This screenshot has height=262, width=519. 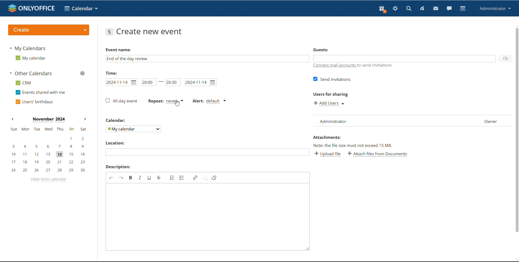 What do you see at coordinates (177, 103) in the screenshot?
I see `cursor` at bounding box center [177, 103].